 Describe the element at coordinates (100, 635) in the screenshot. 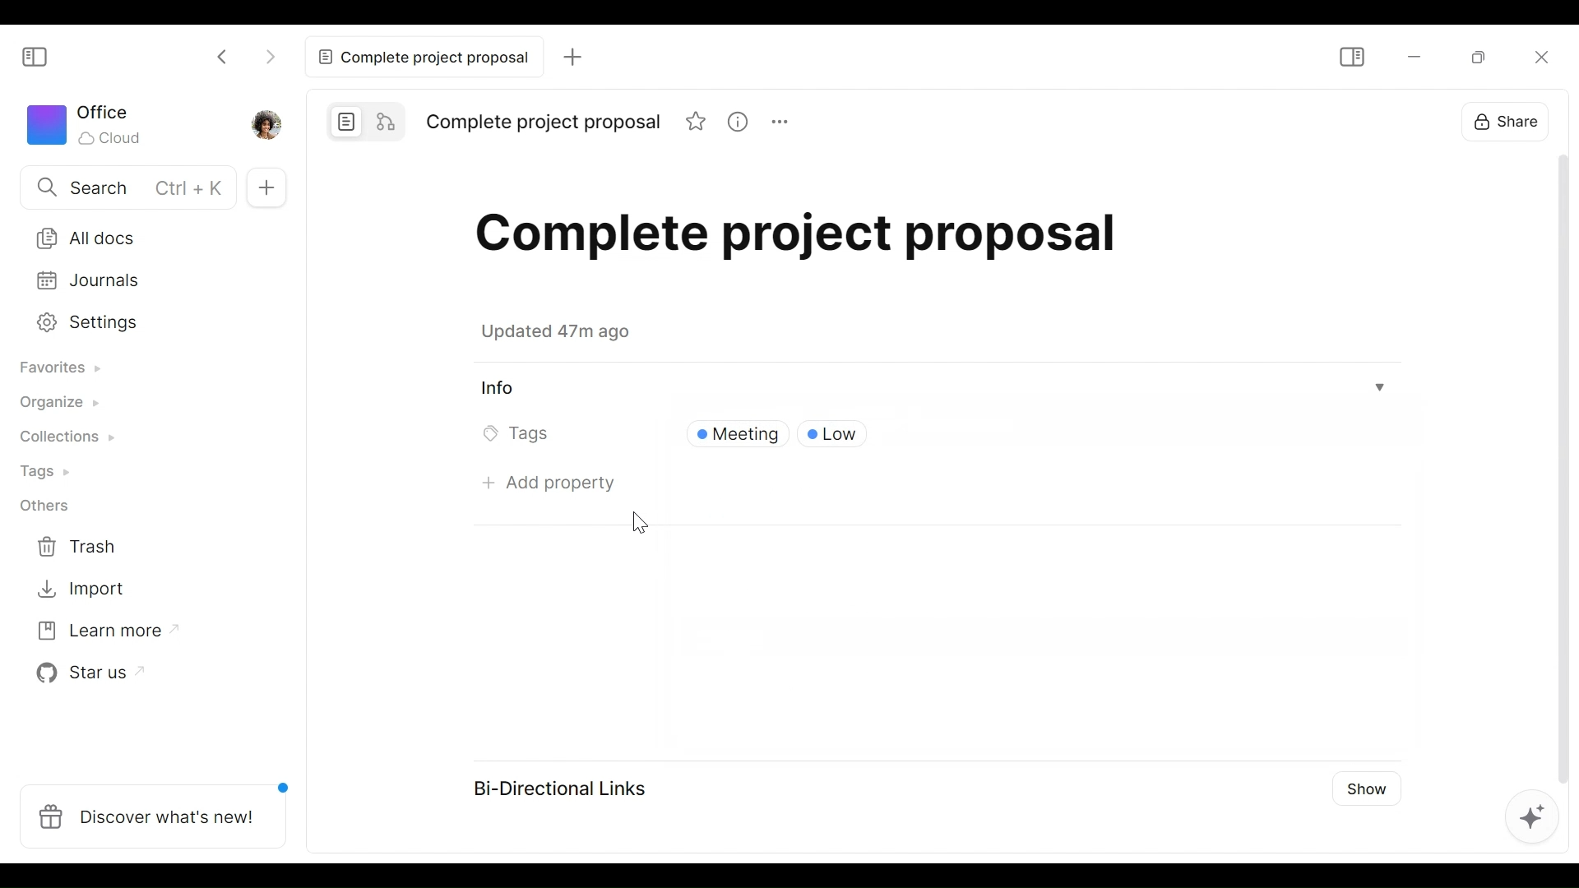

I see `Learn more` at that location.